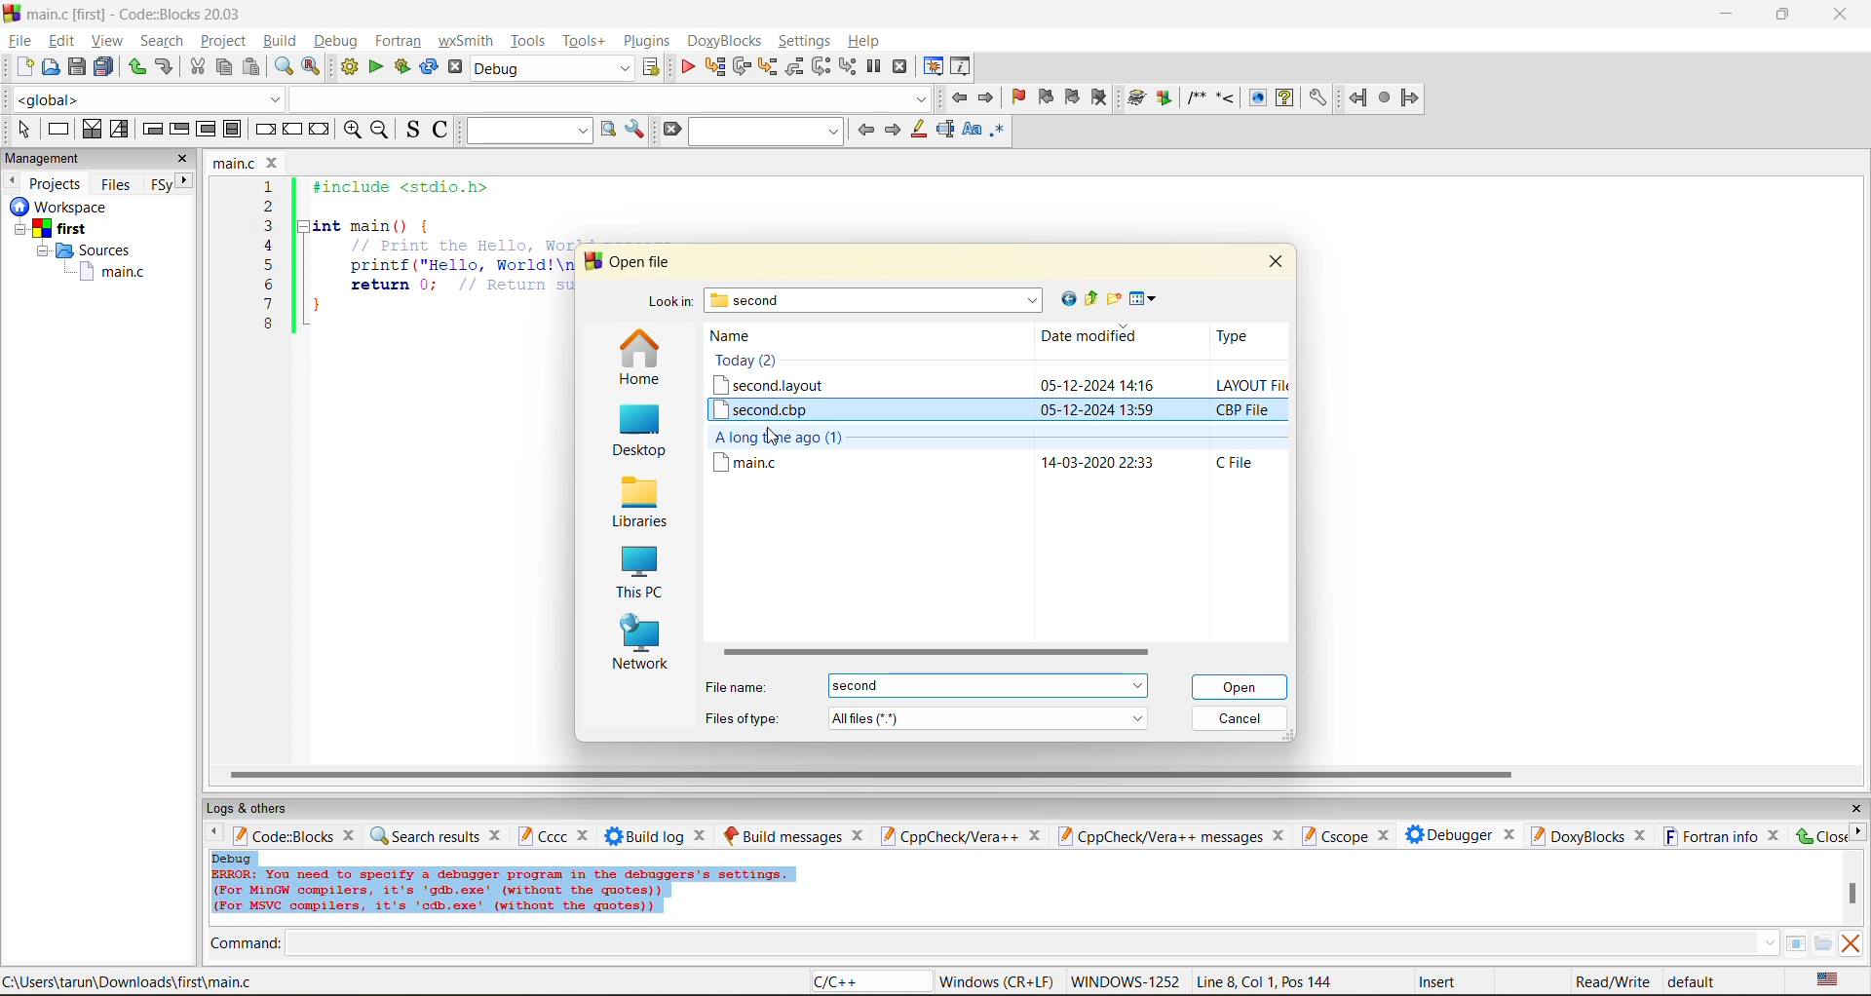 The image size is (1871, 996). What do you see at coordinates (766, 66) in the screenshot?
I see `step into` at bounding box center [766, 66].